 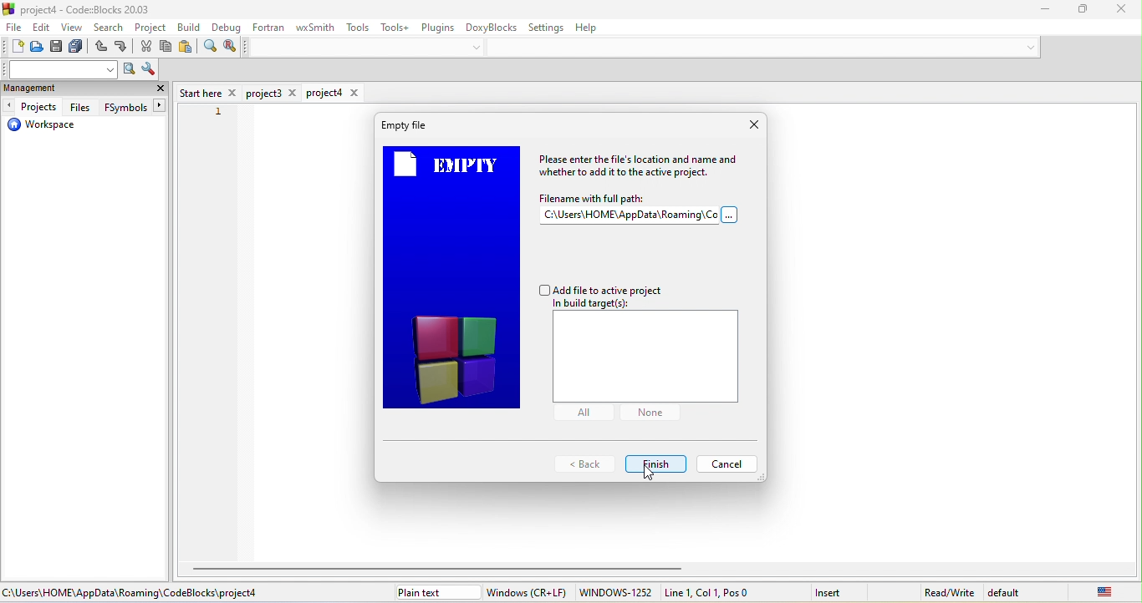 I want to click on Cancel, so click(x=726, y=464).